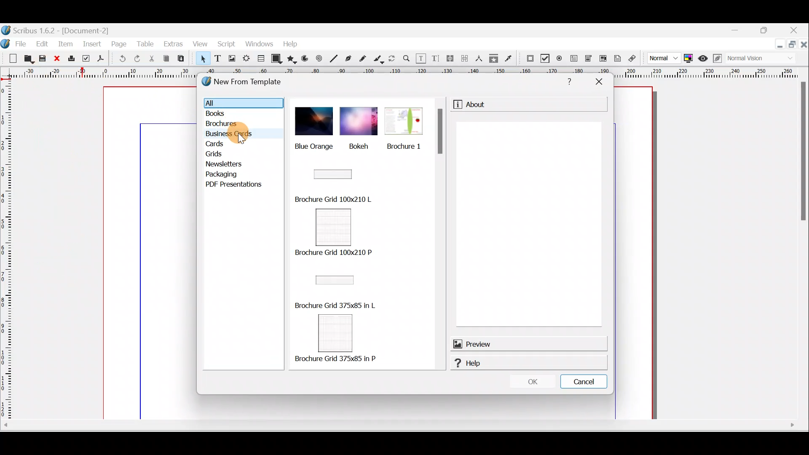 The height and width of the screenshot is (455, 809). I want to click on Brochure grid, so click(335, 279).